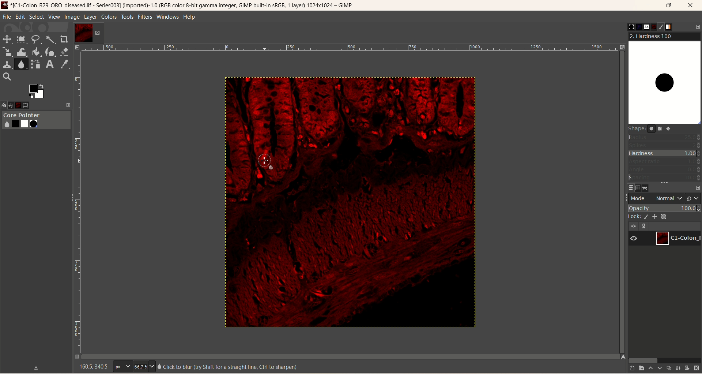 This screenshot has height=374, width=702. Describe the element at coordinates (653, 27) in the screenshot. I see `document history` at that location.